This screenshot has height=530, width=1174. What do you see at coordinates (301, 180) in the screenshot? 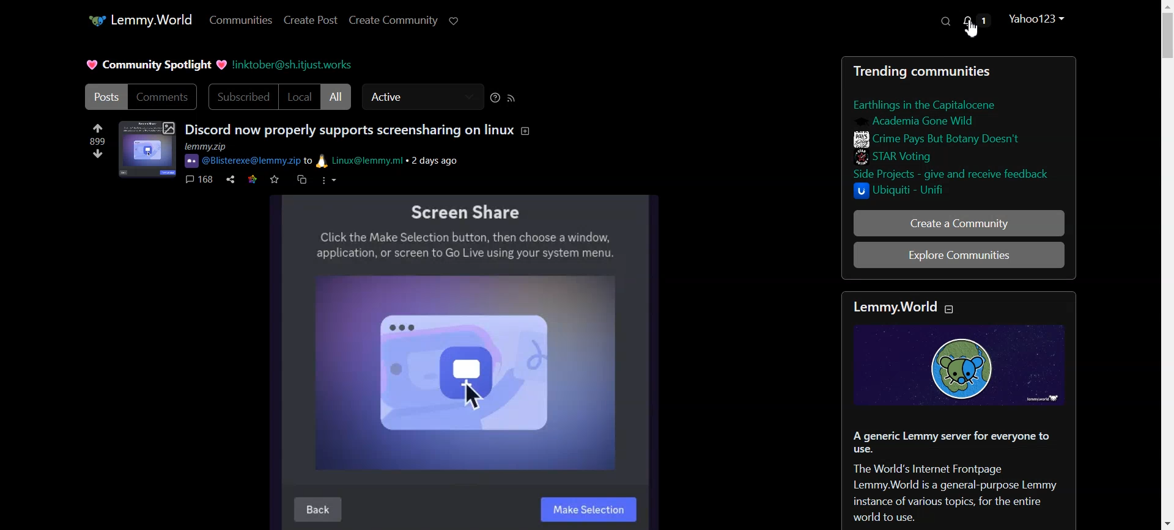
I see `Cross-post` at bounding box center [301, 180].